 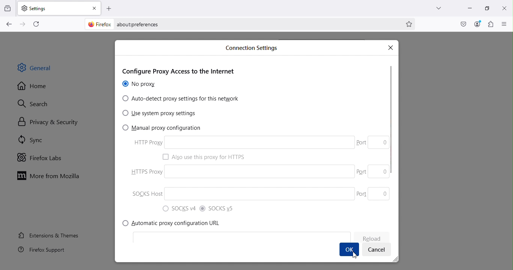 I want to click on More from Mozilla, so click(x=51, y=177).